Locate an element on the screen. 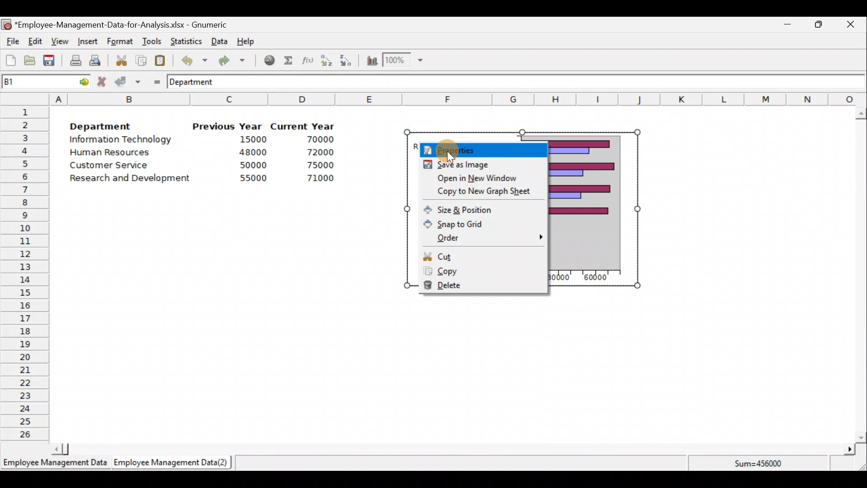 Image resolution: width=867 pixels, height=488 pixels. Insert is located at coordinates (87, 42).